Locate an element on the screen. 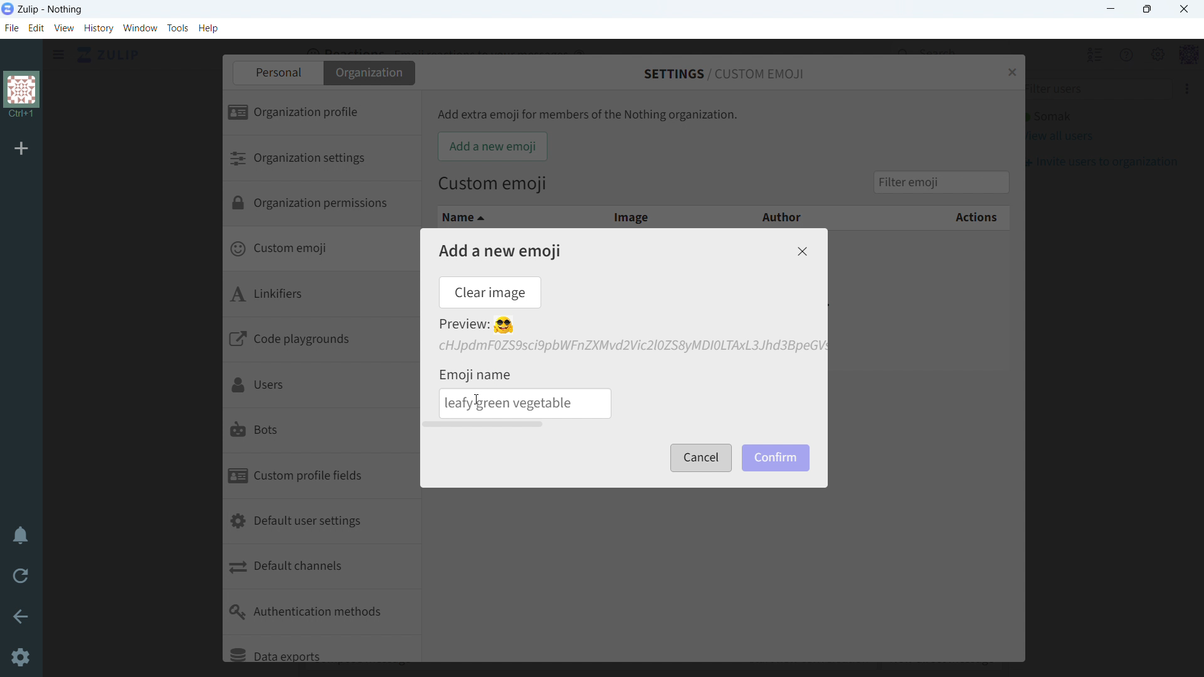  personal menu is located at coordinates (1176, 55).